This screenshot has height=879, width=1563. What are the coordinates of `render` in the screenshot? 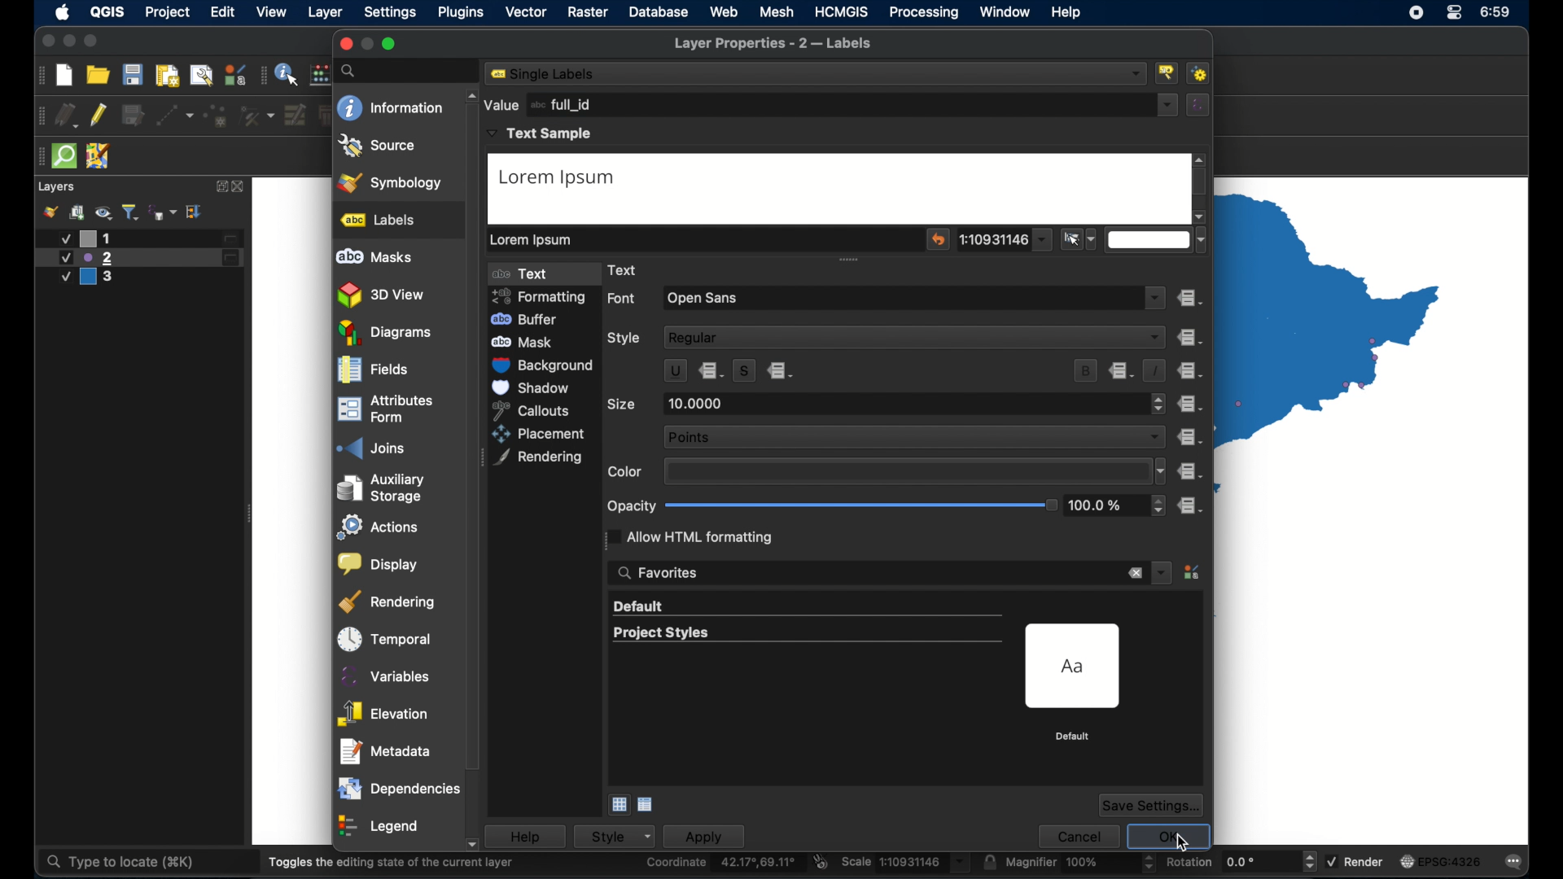 It's located at (1355, 859).